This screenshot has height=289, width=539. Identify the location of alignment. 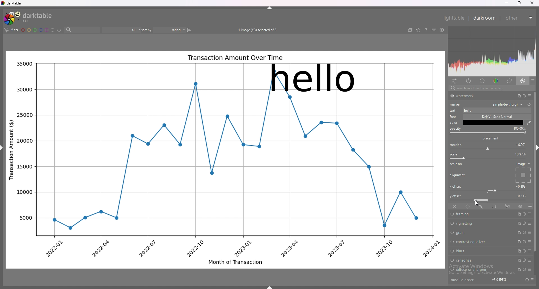
(458, 175).